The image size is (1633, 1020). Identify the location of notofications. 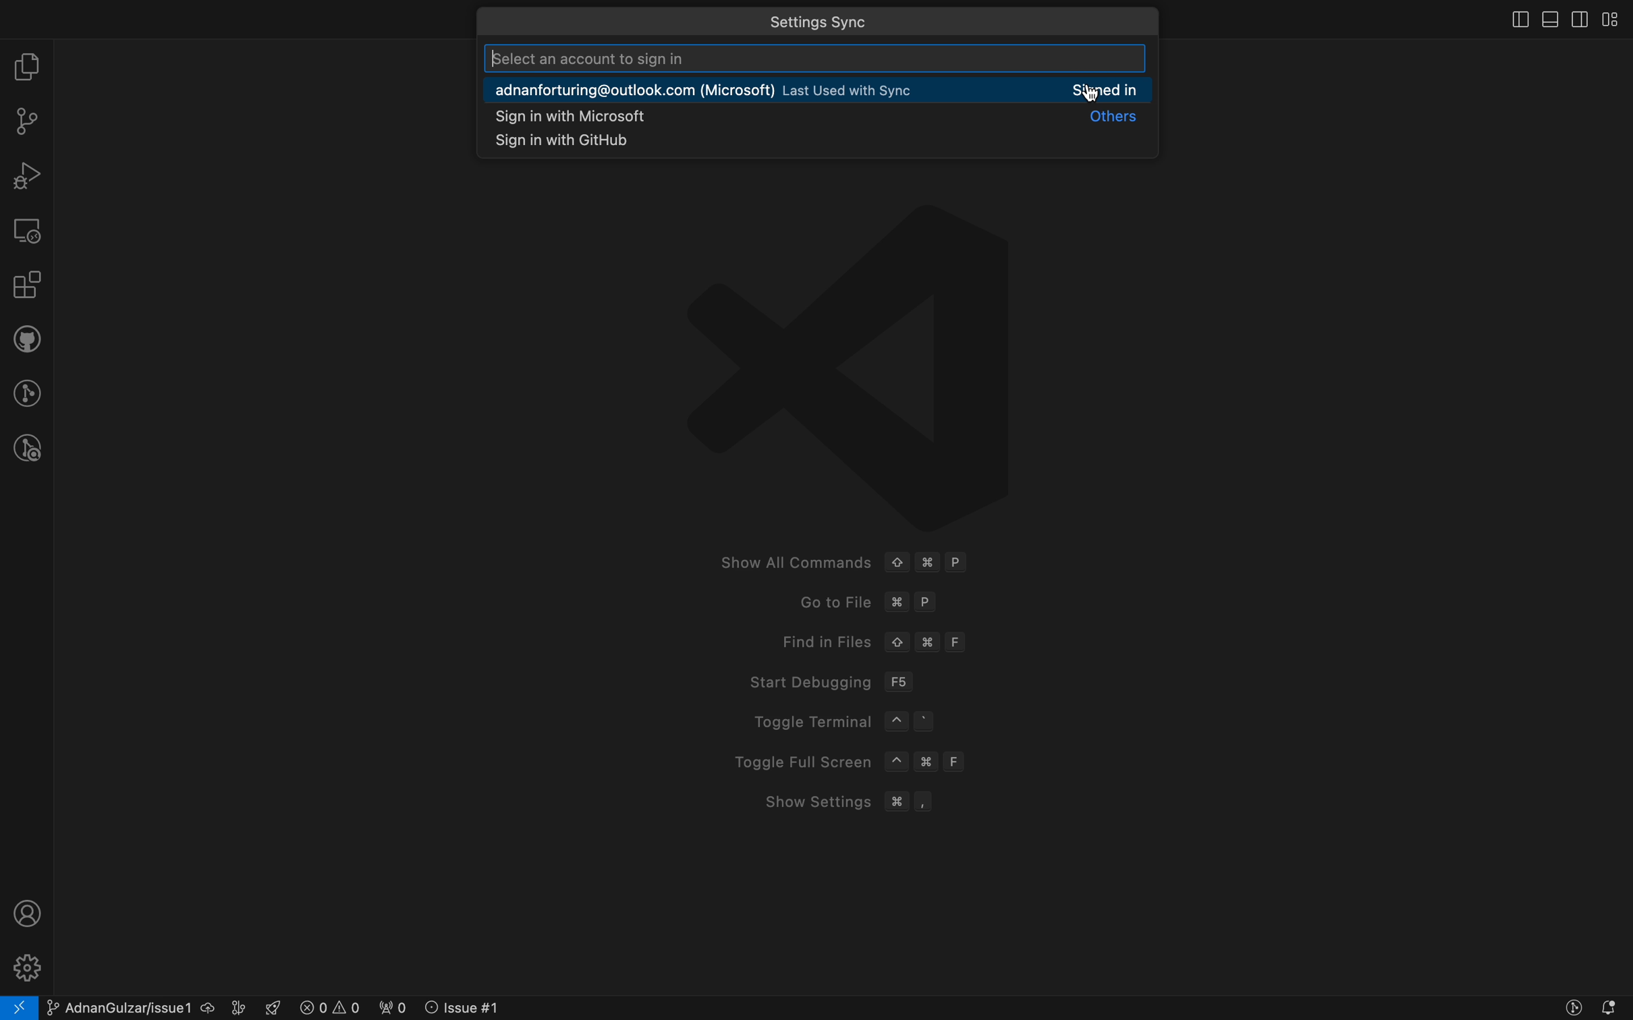
(1612, 1008).